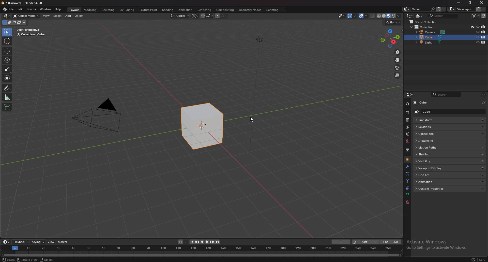  Describe the element at coordinates (212, 242) in the screenshot. I see `jump to keyframe` at that location.